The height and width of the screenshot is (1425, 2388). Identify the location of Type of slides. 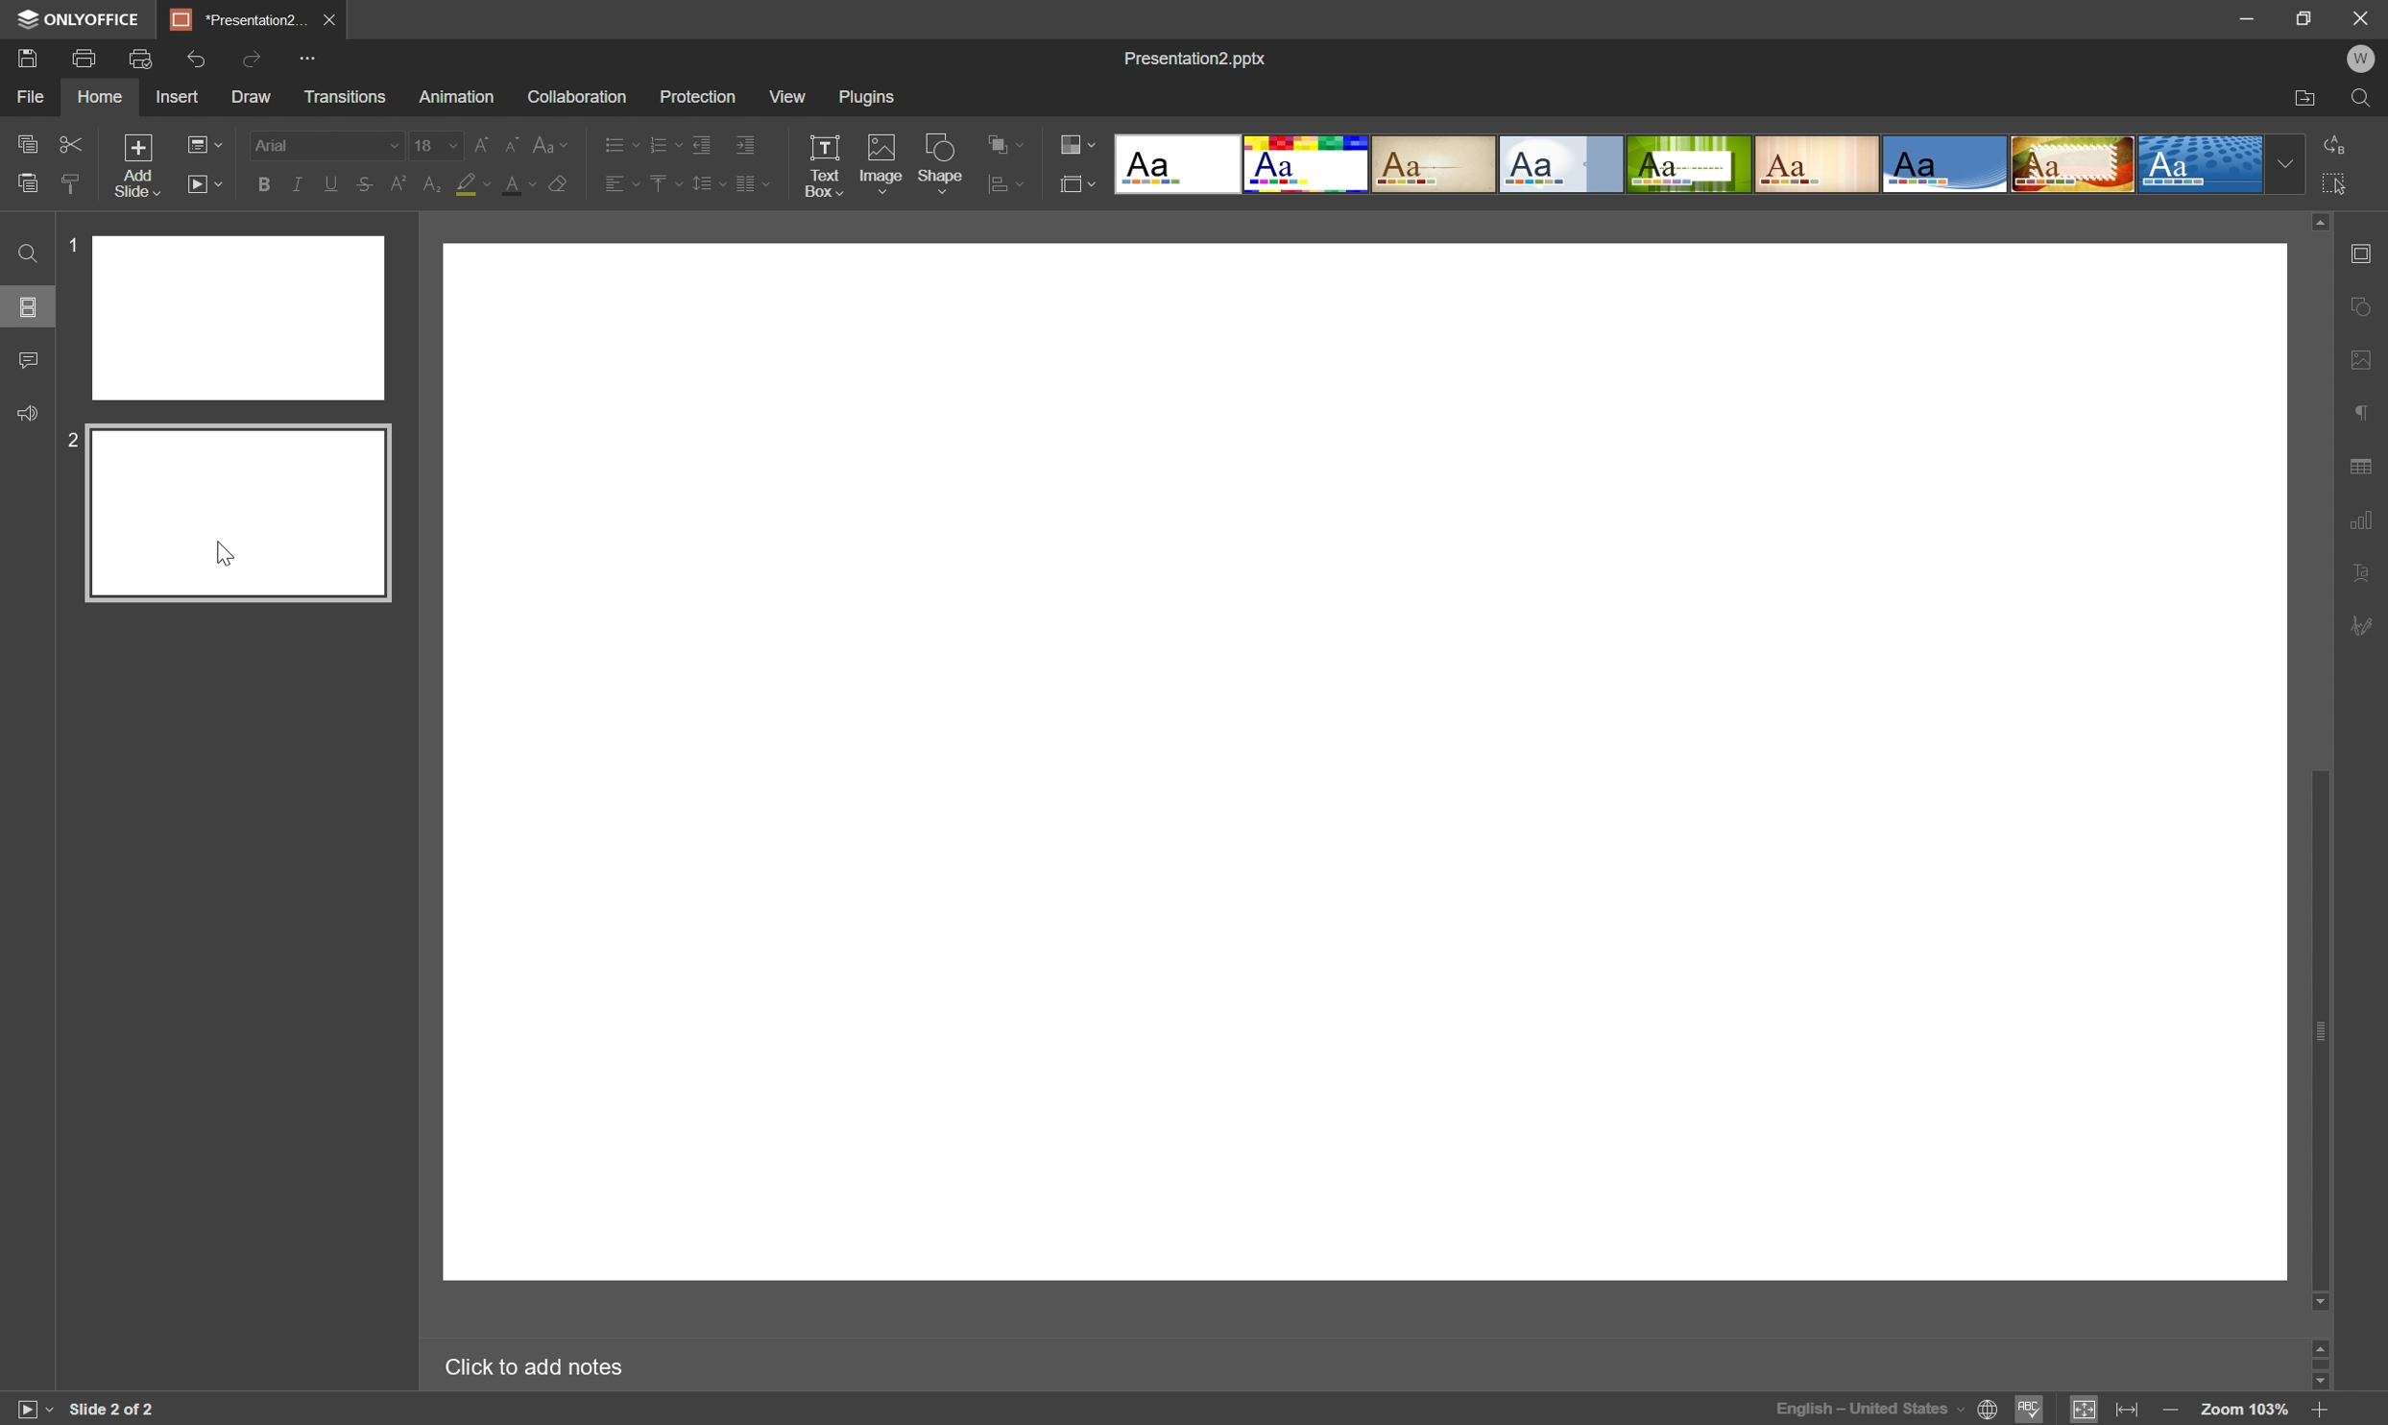
(1690, 163).